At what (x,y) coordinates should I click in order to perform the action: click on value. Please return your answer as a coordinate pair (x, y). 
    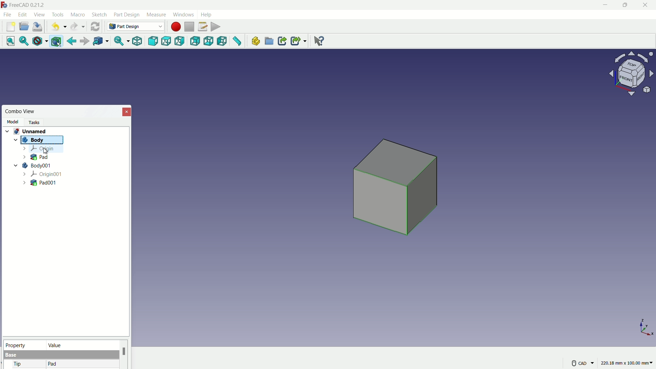
    Looking at the image, I should click on (81, 345).